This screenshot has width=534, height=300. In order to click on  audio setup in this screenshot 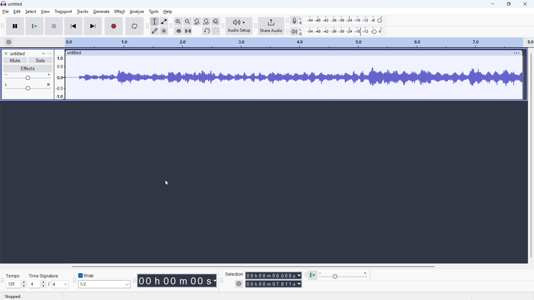, I will do `click(239, 26)`.